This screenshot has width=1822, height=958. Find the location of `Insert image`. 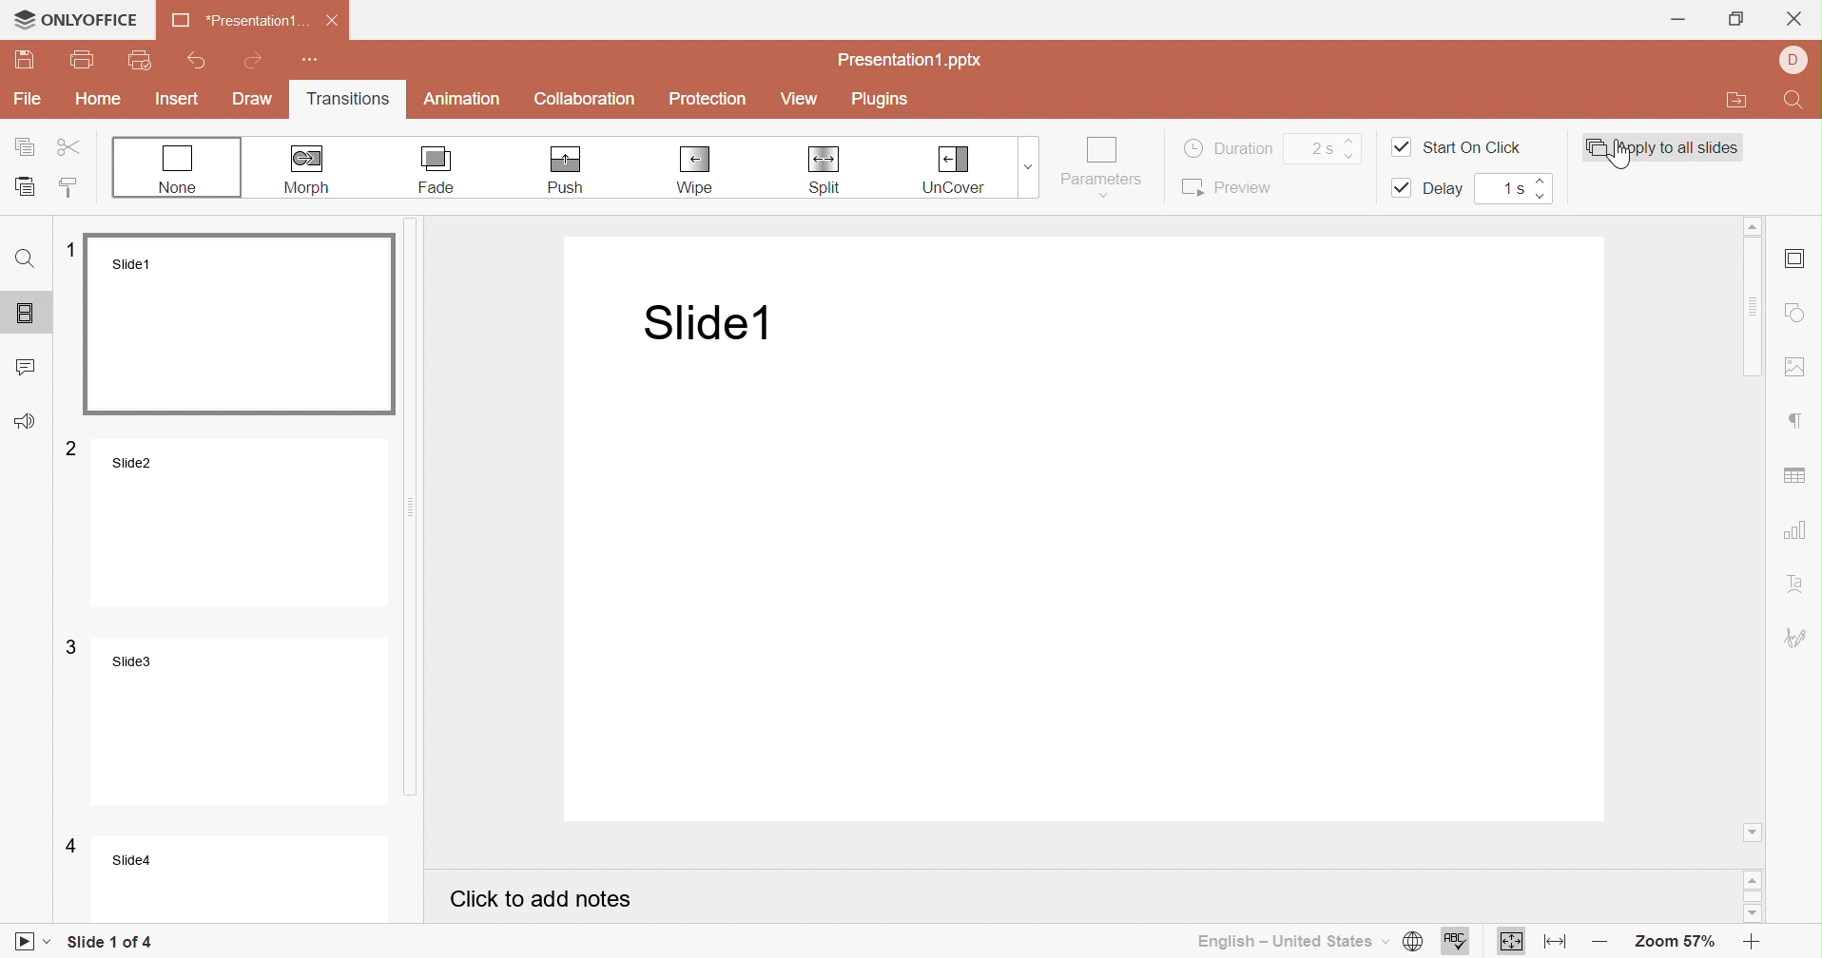

Insert image is located at coordinates (1793, 368).